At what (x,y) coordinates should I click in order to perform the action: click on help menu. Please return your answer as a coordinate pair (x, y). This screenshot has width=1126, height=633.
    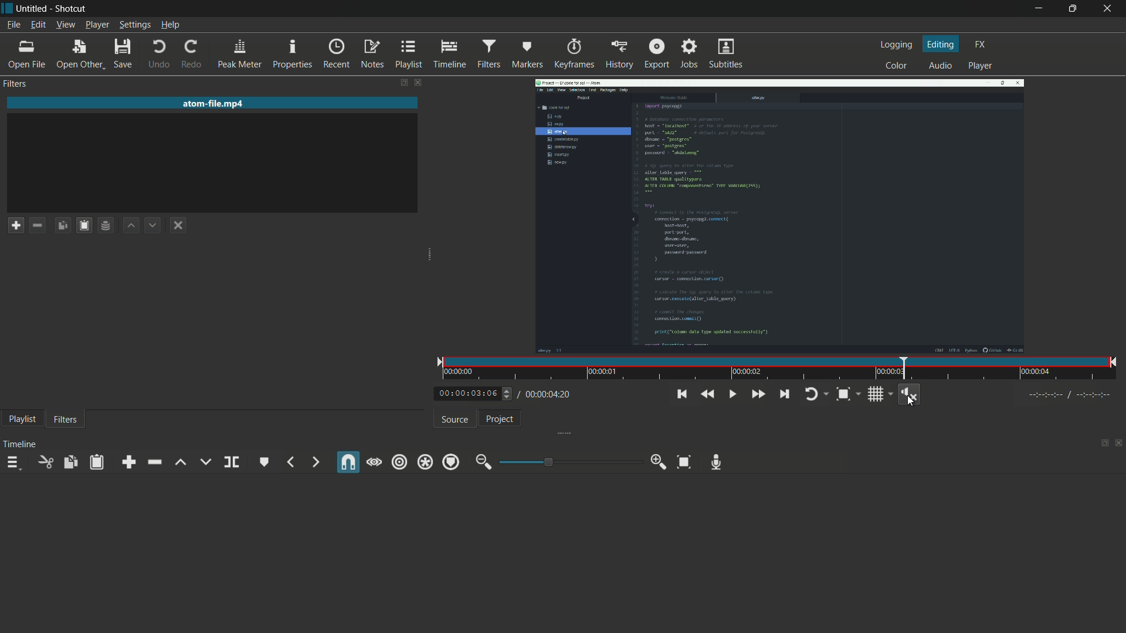
    Looking at the image, I should click on (171, 25).